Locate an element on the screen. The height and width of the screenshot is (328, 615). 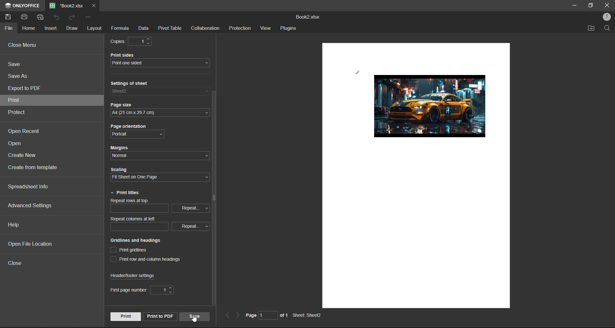
print gridlines is located at coordinates (132, 250).